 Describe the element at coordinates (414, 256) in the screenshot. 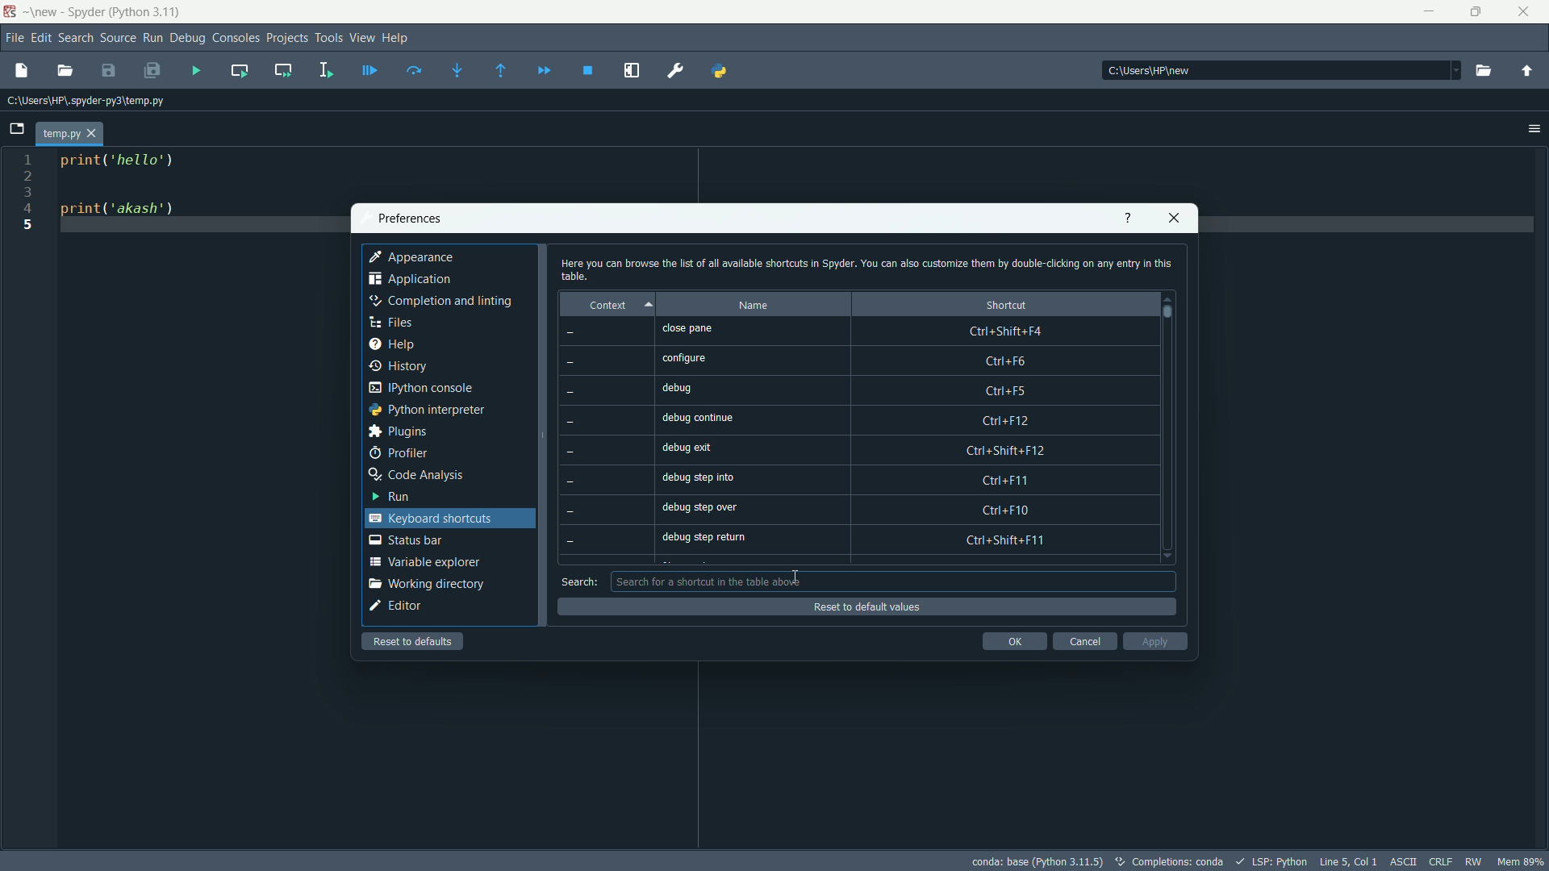

I see `appearance` at that location.